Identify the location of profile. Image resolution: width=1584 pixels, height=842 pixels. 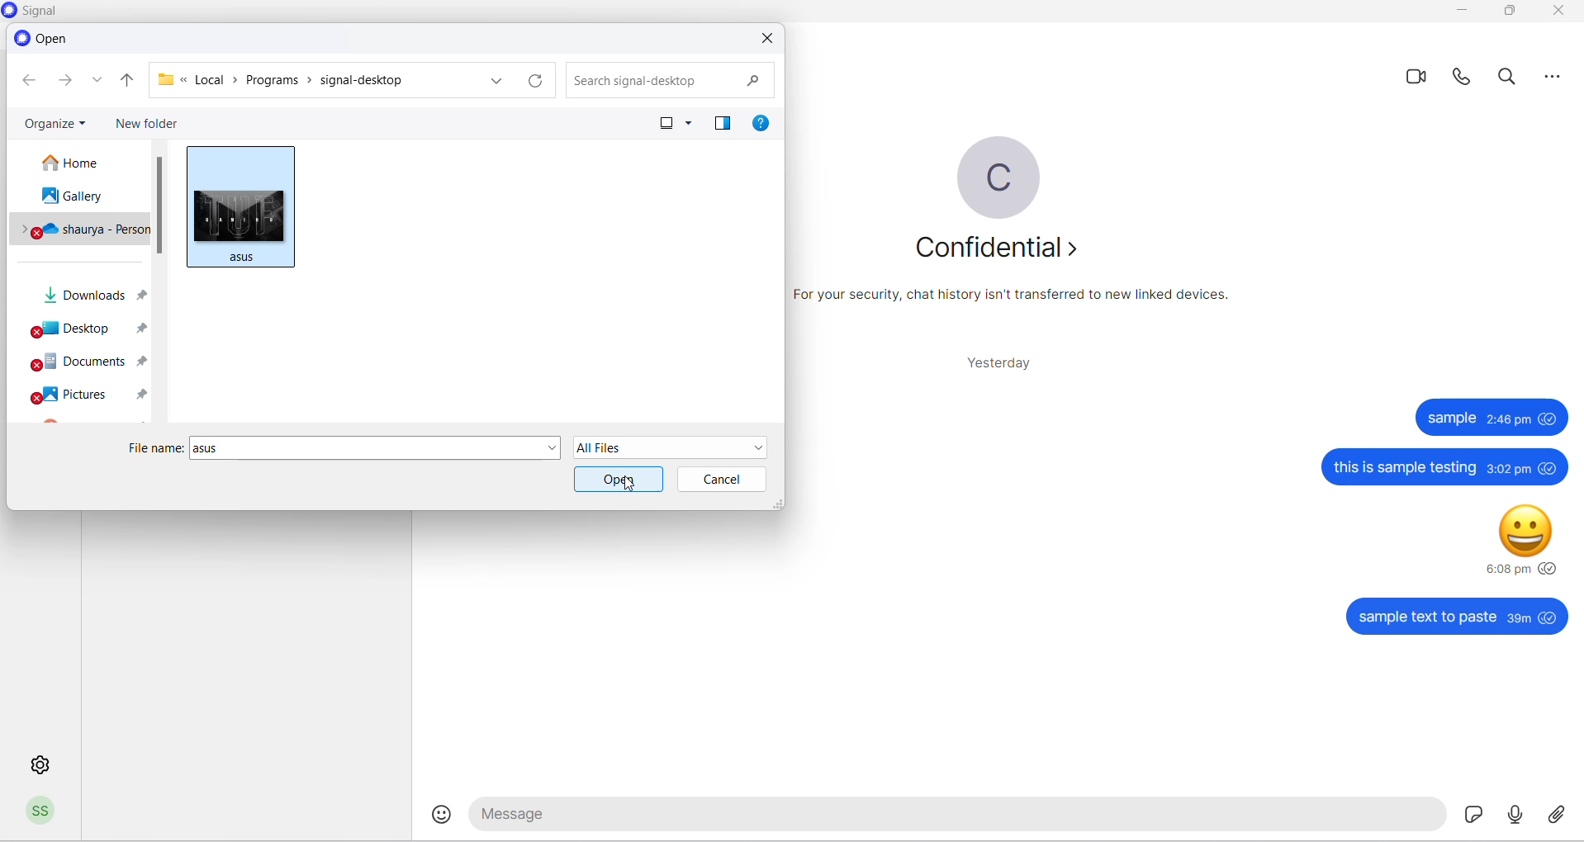
(42, 814).